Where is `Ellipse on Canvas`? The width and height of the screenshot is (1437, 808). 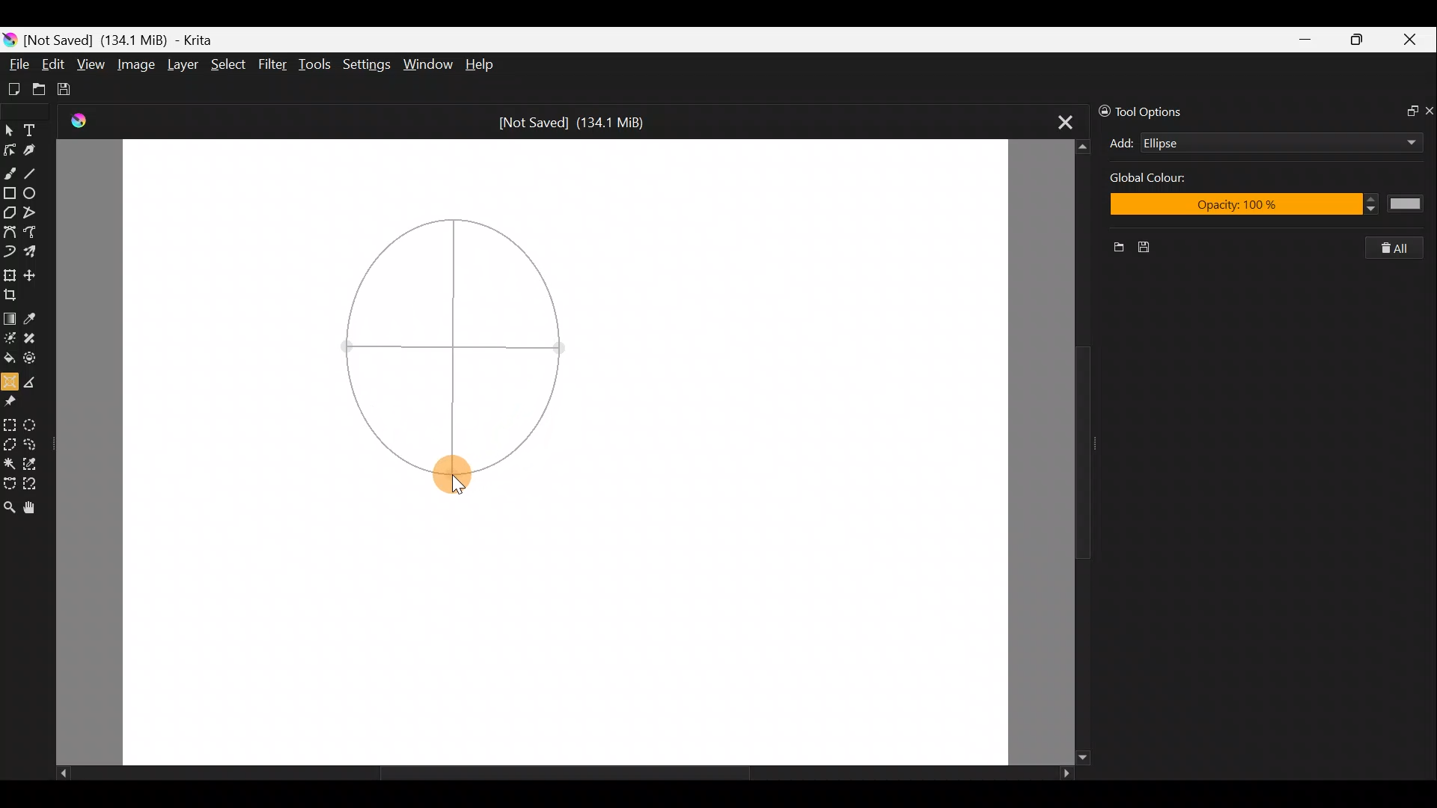 Ellipse on Canvas is located at coordinates (451, 330).